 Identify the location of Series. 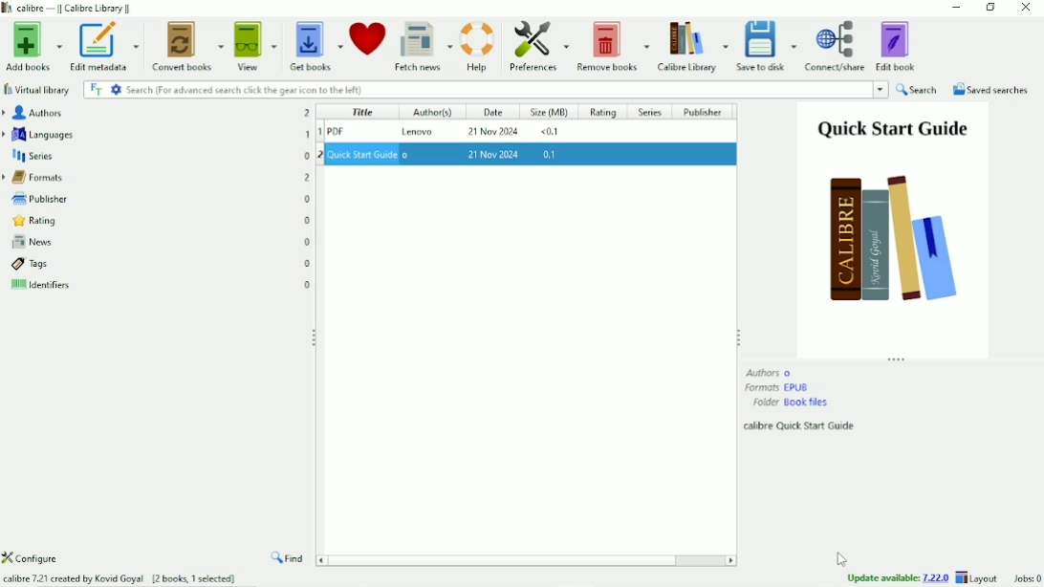
(157, 155).